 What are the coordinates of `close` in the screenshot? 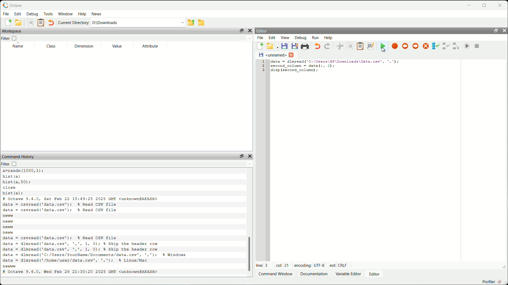 It's located at (501, 4).